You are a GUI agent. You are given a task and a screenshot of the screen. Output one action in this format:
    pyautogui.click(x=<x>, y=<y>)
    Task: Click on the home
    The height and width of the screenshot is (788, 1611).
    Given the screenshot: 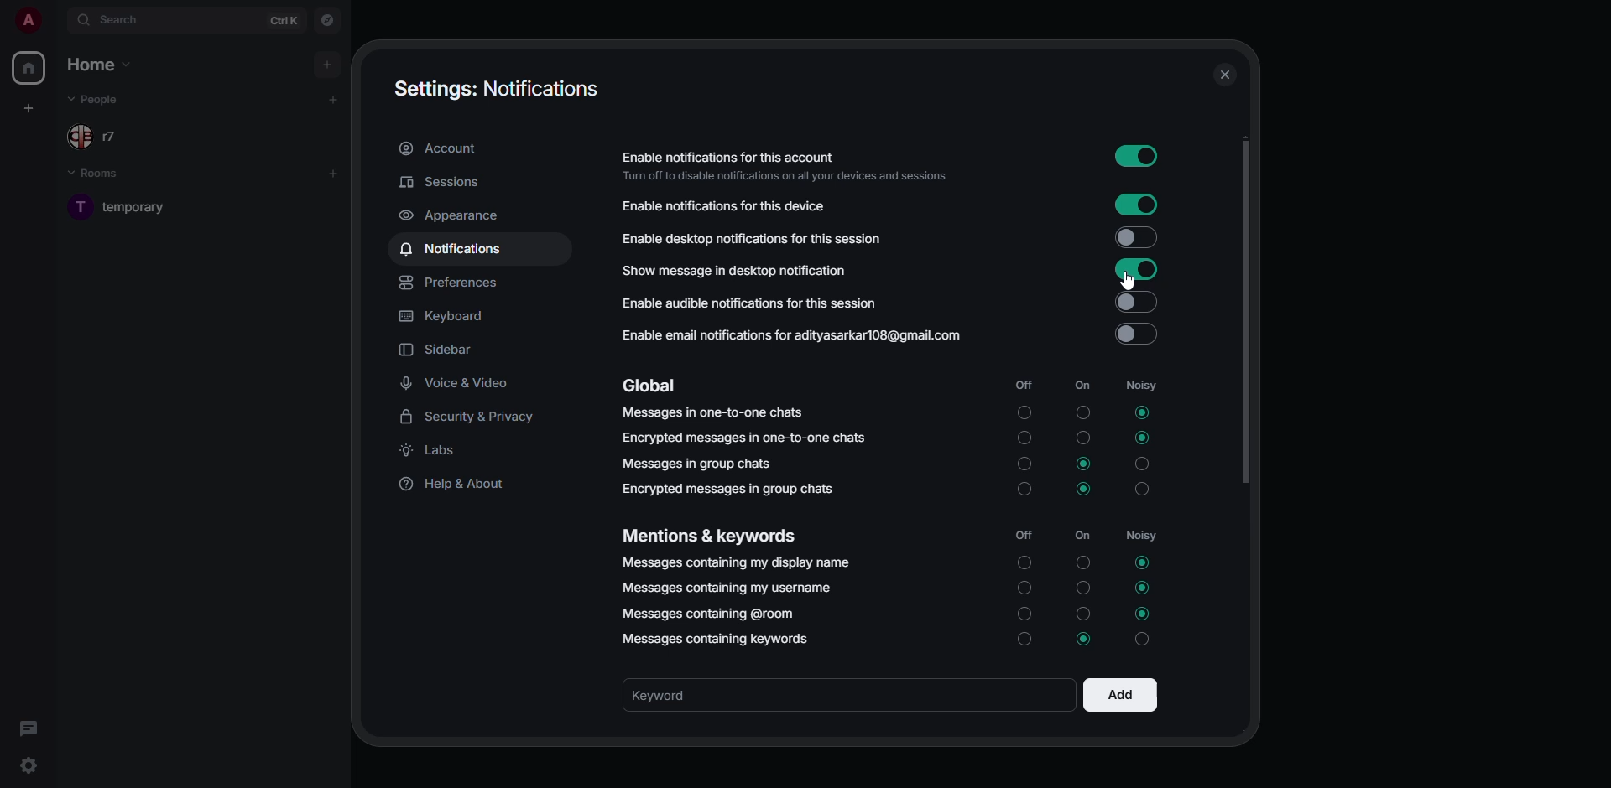 What is the action you would take?
    pyautogui.click(x=107, y=66)
    